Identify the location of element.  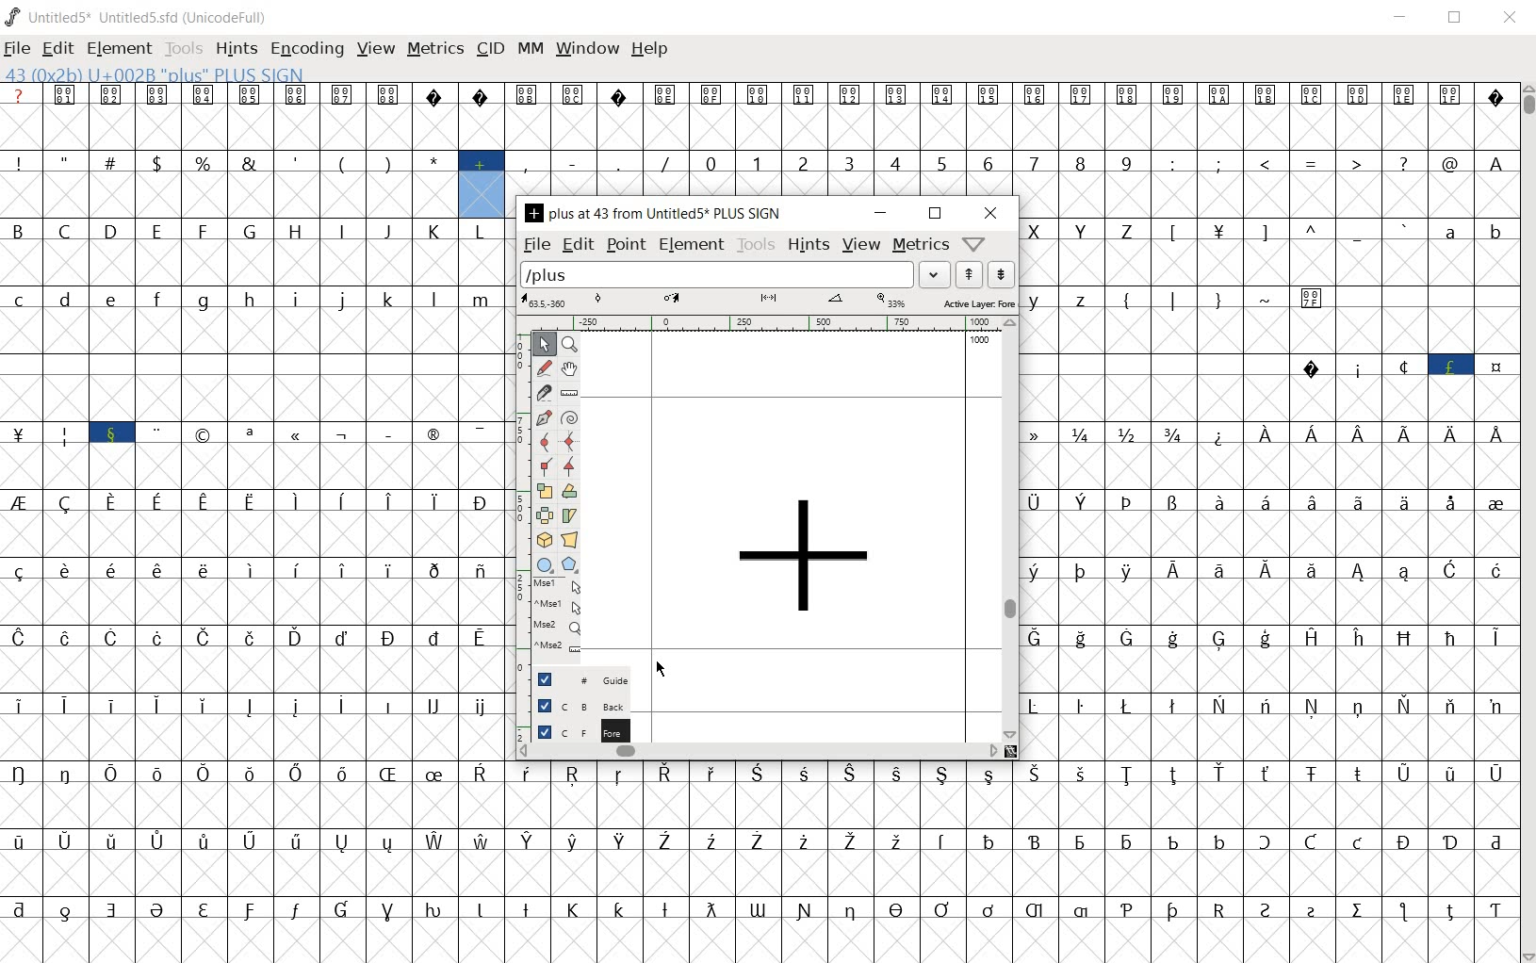
(690, 243).